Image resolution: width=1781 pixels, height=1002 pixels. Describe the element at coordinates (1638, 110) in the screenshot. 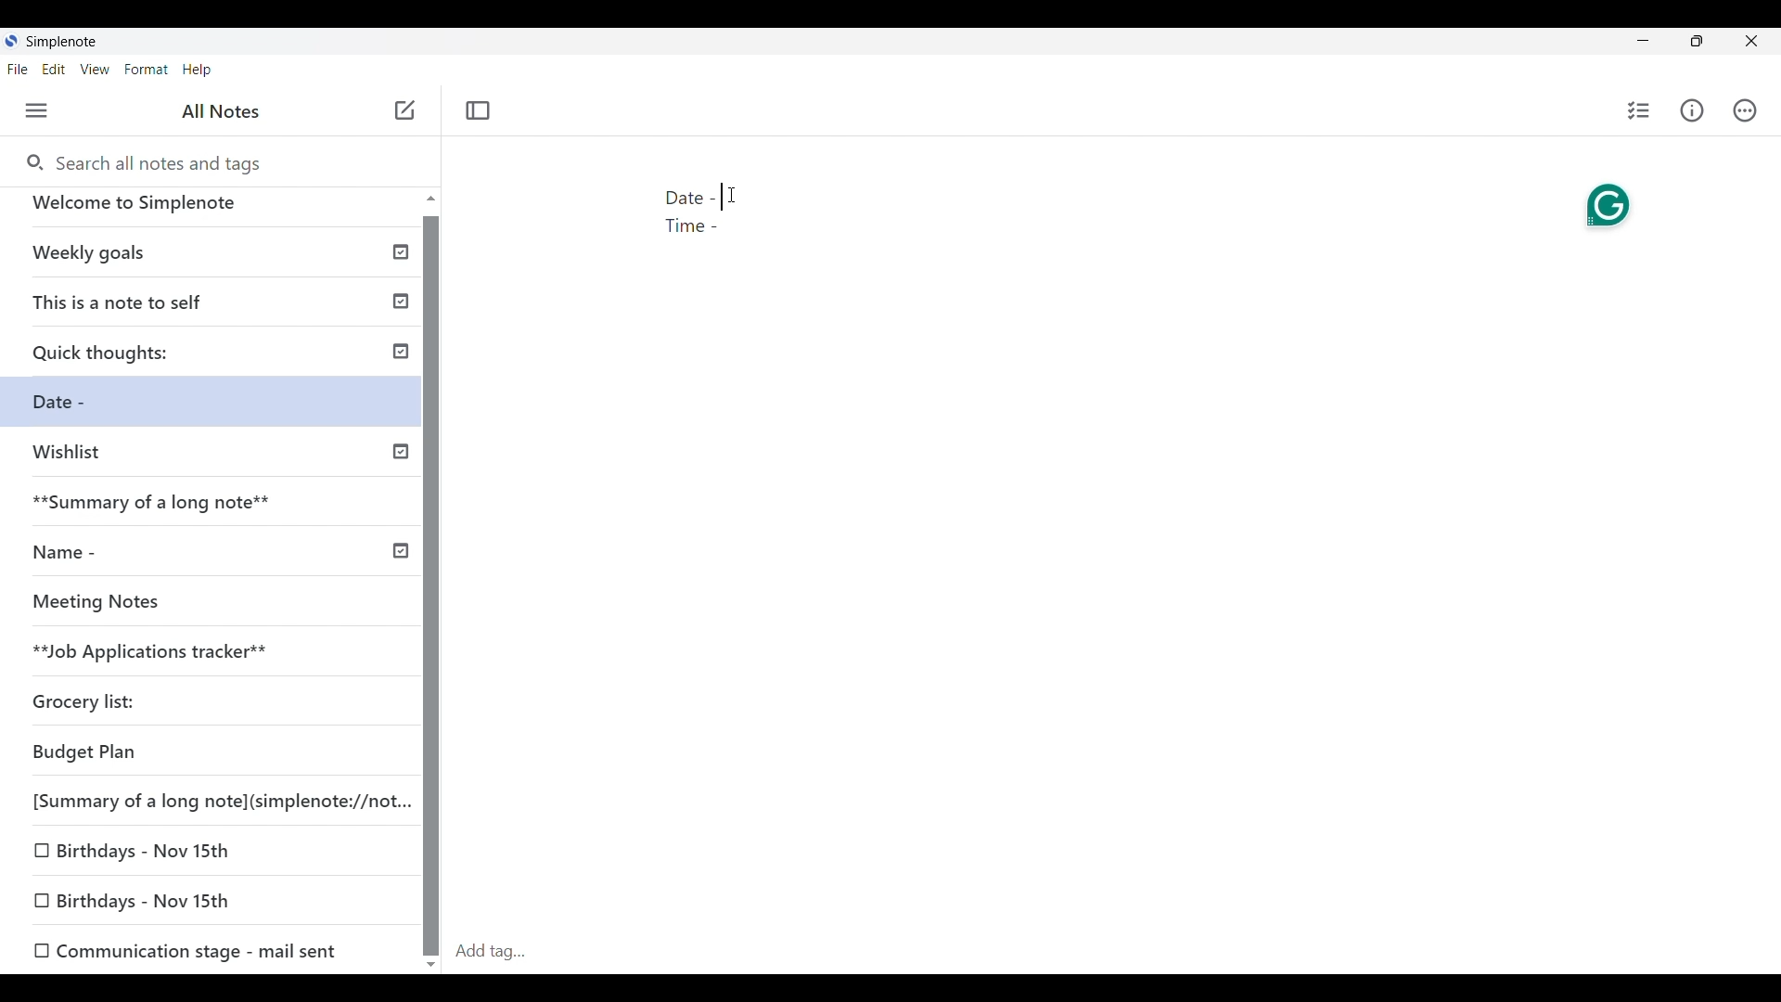

I see `Insert cheklist` at that location.